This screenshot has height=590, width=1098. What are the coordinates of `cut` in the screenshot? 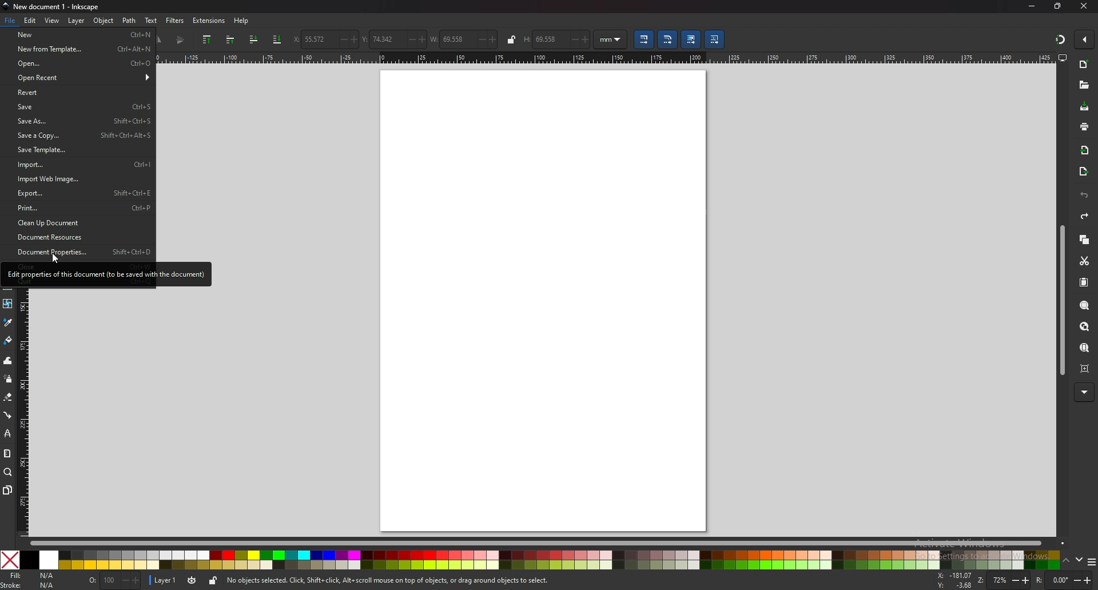 It's located at (1084, 261).